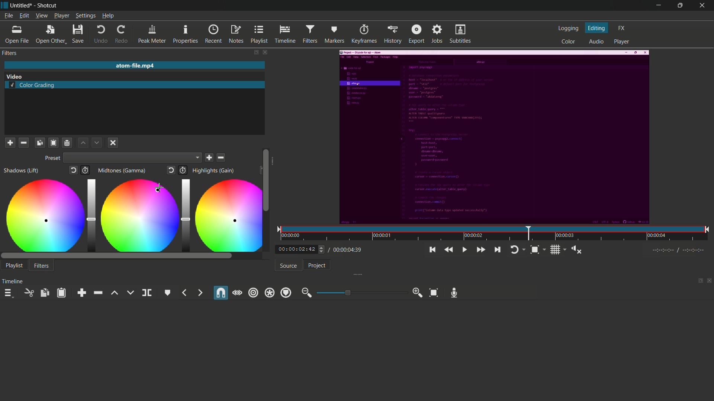  What do you see at coordinates (184, 213) in the screenshot?
I see `adjustment bar` at bounding box center [184, 213].